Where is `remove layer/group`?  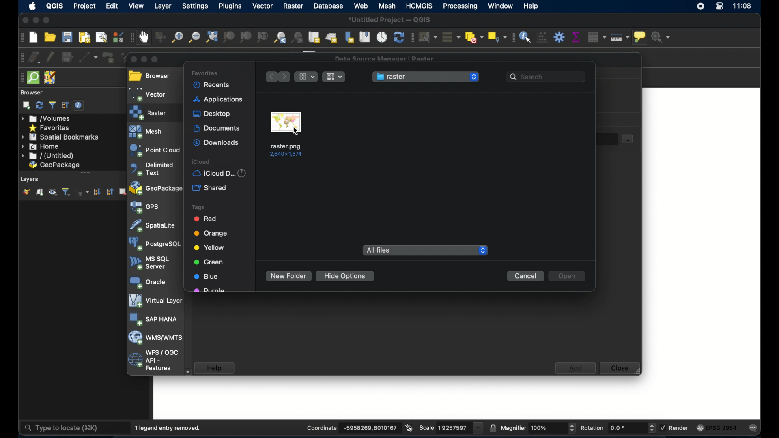
remove layer/group is located at coordinates (123, 191).